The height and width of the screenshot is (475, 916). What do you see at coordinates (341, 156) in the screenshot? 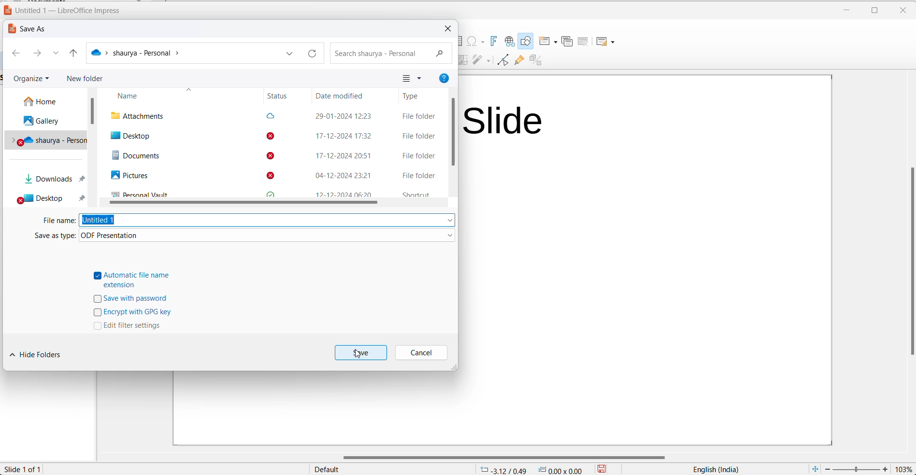
I see `17-12-2024 20:51` at bounding box center [341, 156].